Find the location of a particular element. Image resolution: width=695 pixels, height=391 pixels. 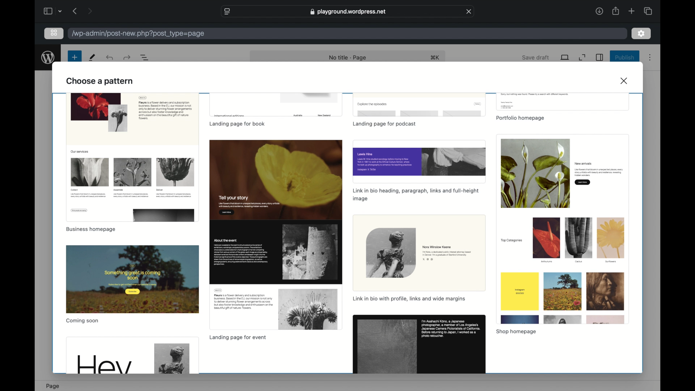

preview is located at coordinates (420, 104).